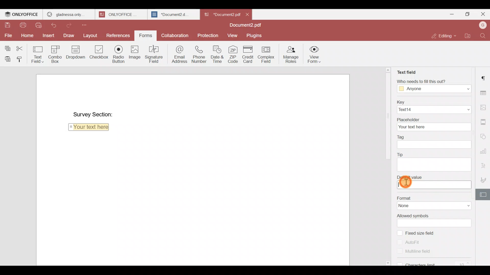  Describe the element at coordinates (421, 253) in the screenshot. I see `Multiline field` at that location.